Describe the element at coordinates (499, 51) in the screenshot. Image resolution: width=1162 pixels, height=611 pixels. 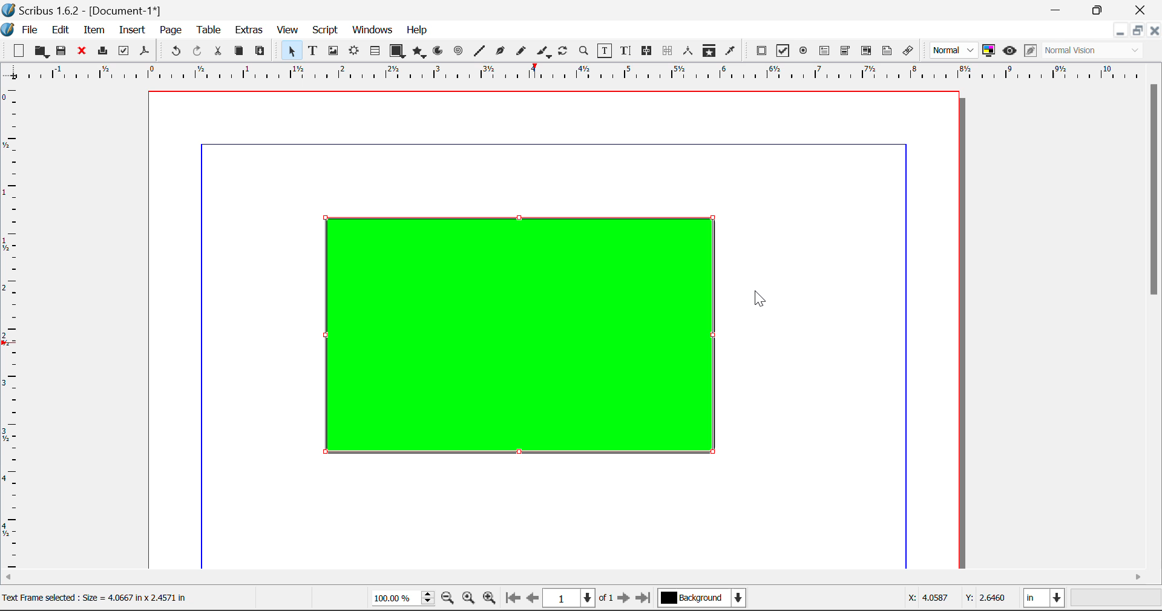
I see `Bezier Curve` at that location.